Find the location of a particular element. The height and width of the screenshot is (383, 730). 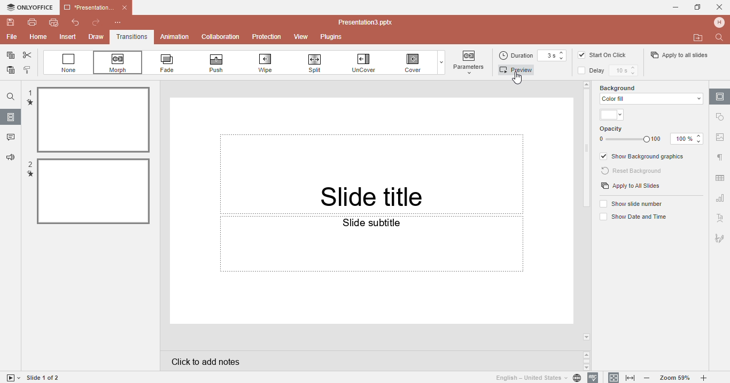

transition mark is located at coordinates (30, 175).